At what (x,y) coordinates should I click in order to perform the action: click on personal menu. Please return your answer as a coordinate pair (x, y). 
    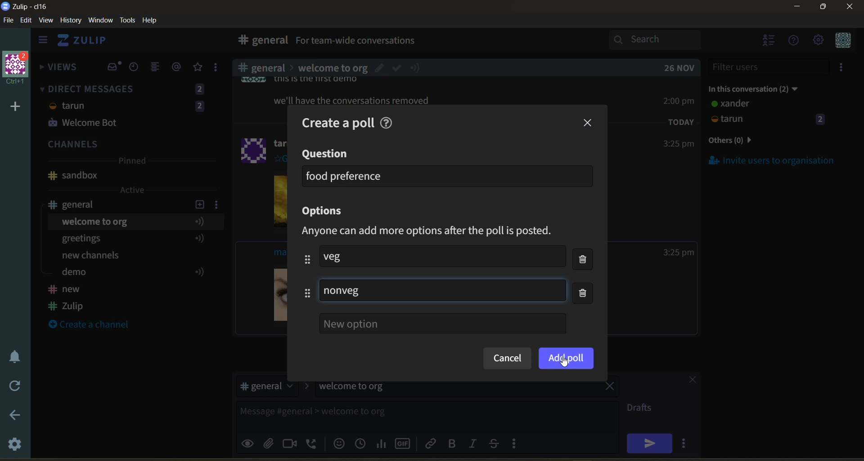
    Looking at the image, I should click on (841, 41).